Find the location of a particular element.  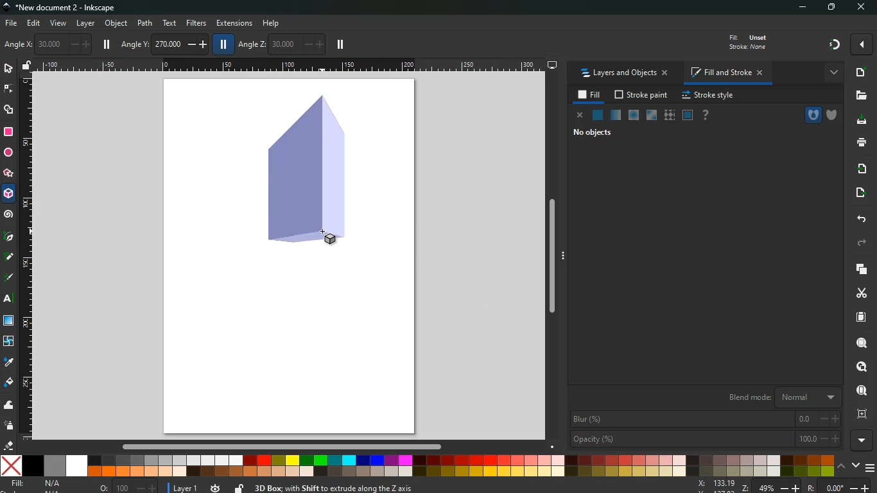

frame is located at coordinates (860, 414).